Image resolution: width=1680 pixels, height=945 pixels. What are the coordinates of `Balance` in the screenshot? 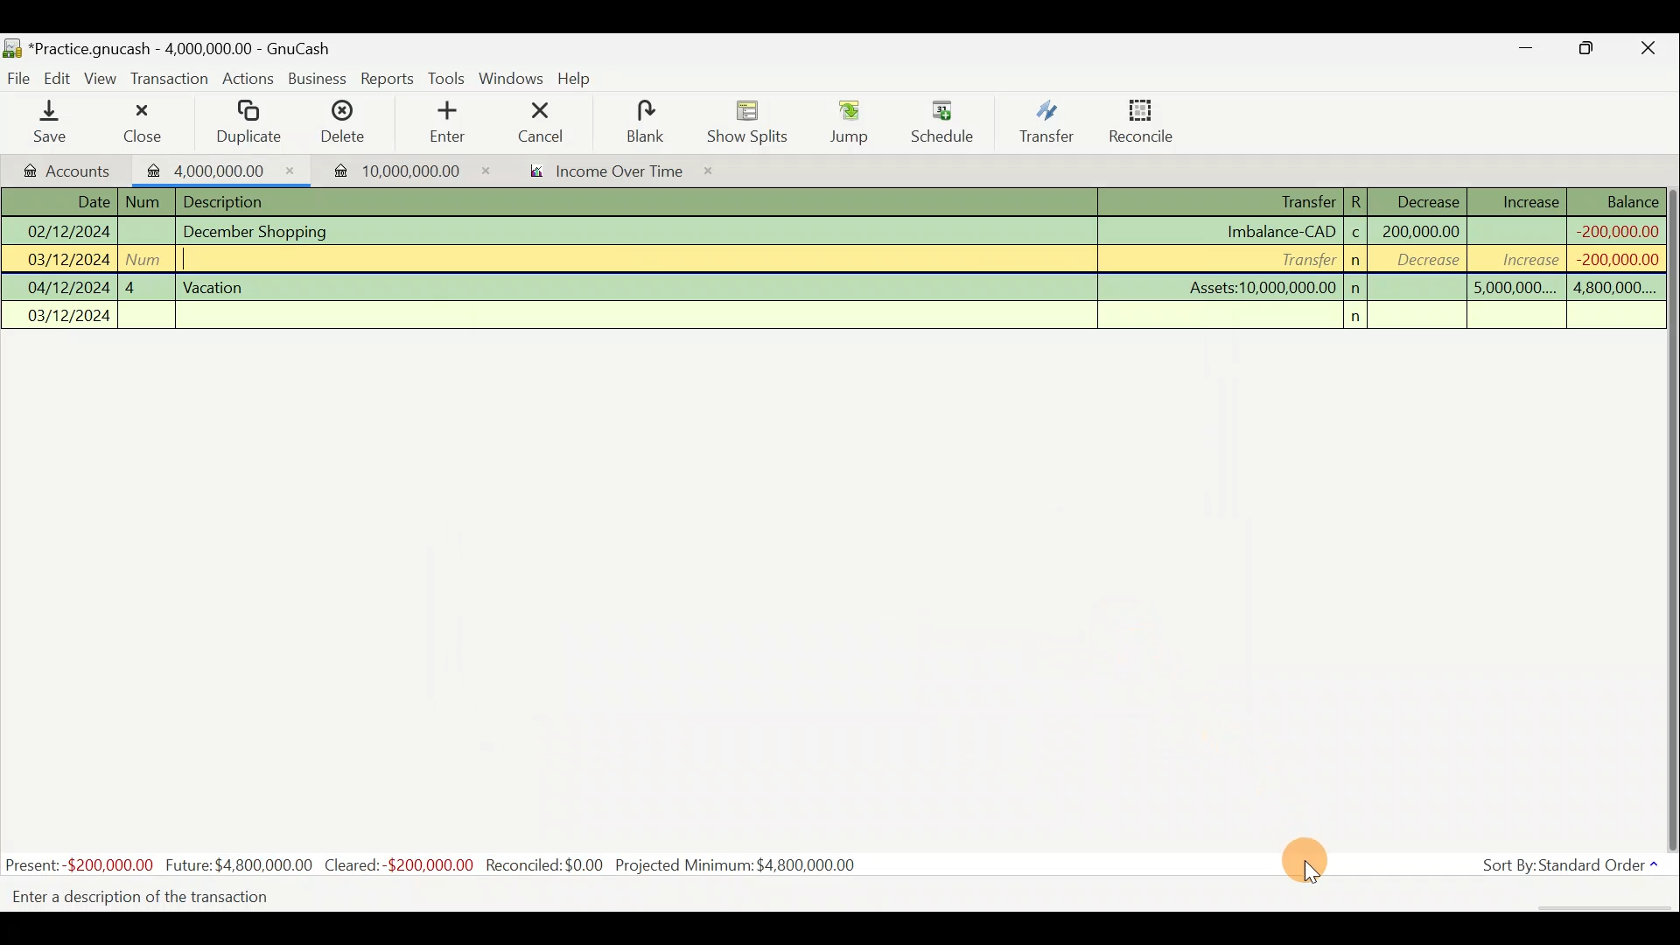 It's located at (1618, 201).